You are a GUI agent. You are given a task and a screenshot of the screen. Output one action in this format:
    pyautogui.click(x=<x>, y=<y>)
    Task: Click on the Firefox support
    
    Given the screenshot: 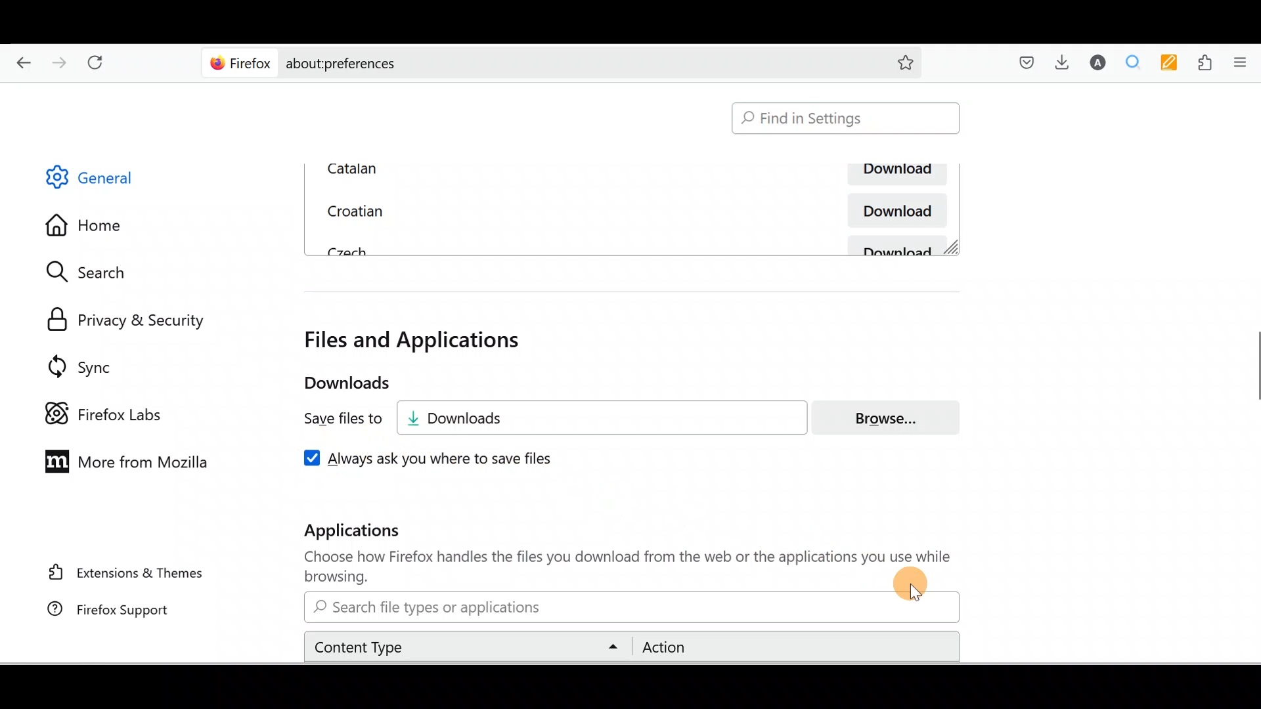 What is the action you would take?
    pyautogui.click(x=104, y=611)
    